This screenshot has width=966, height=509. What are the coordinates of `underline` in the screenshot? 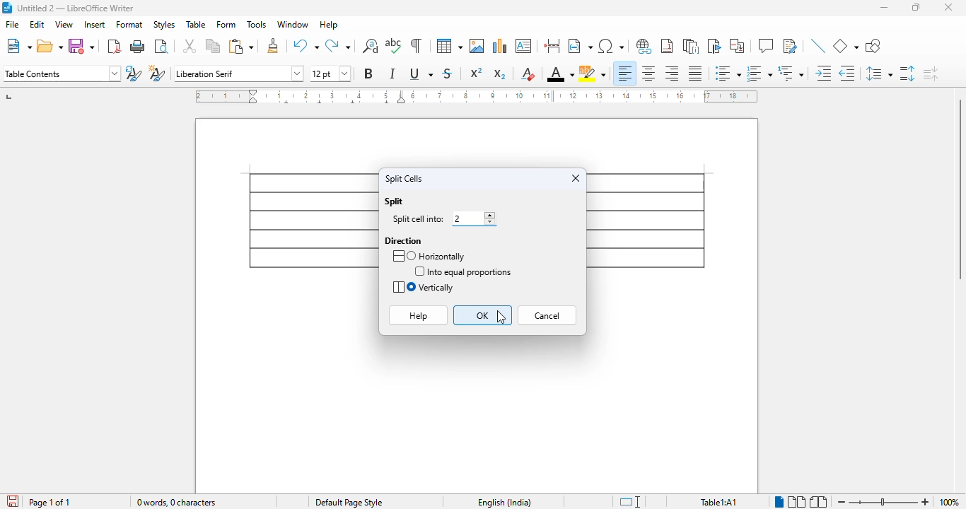 It's located at (421, 74).